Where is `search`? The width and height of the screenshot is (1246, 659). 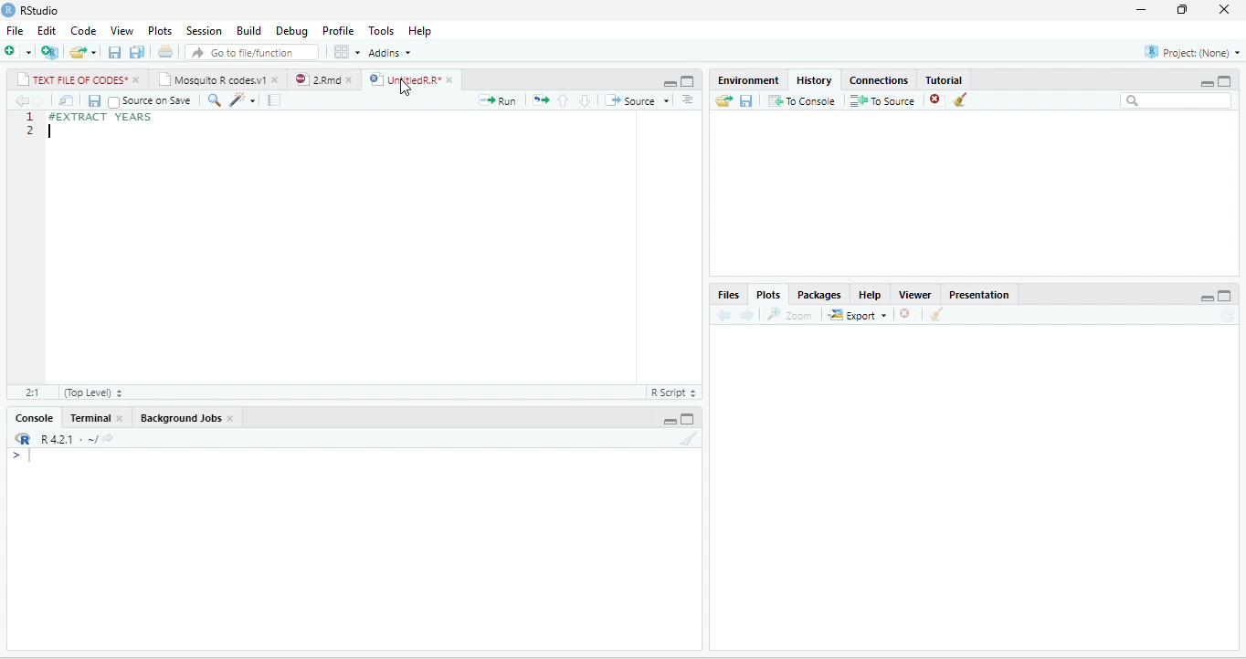 search is located at coordinates (214, 100).